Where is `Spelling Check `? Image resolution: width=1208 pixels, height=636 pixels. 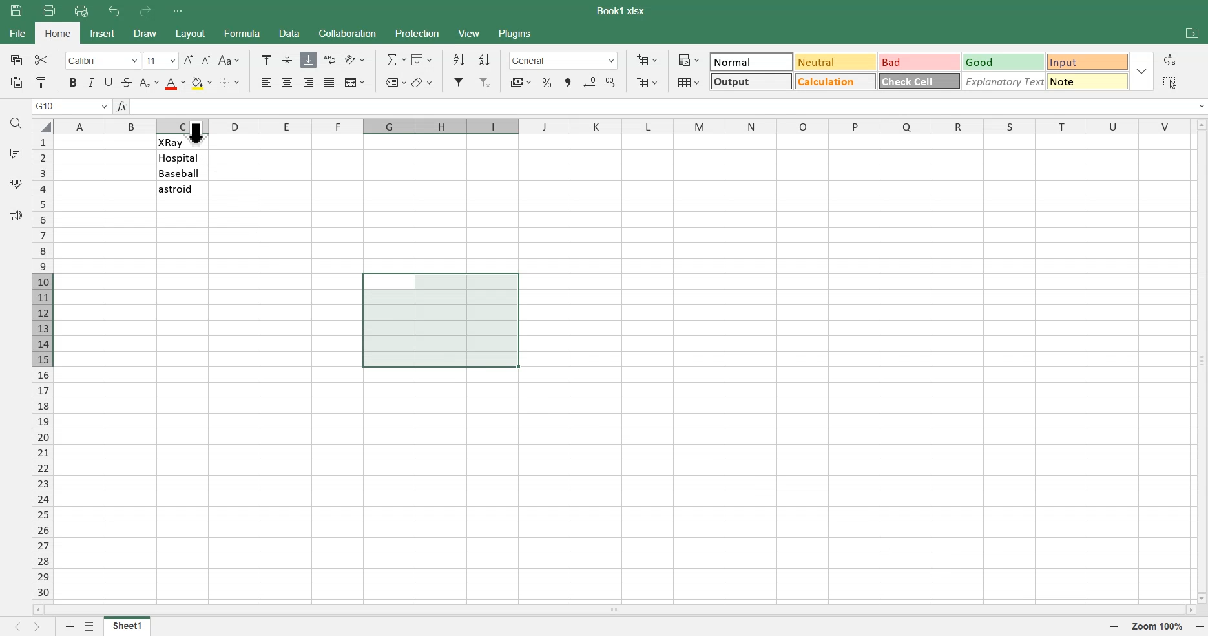 Spelling Check  is located at coordinates (16, 182).